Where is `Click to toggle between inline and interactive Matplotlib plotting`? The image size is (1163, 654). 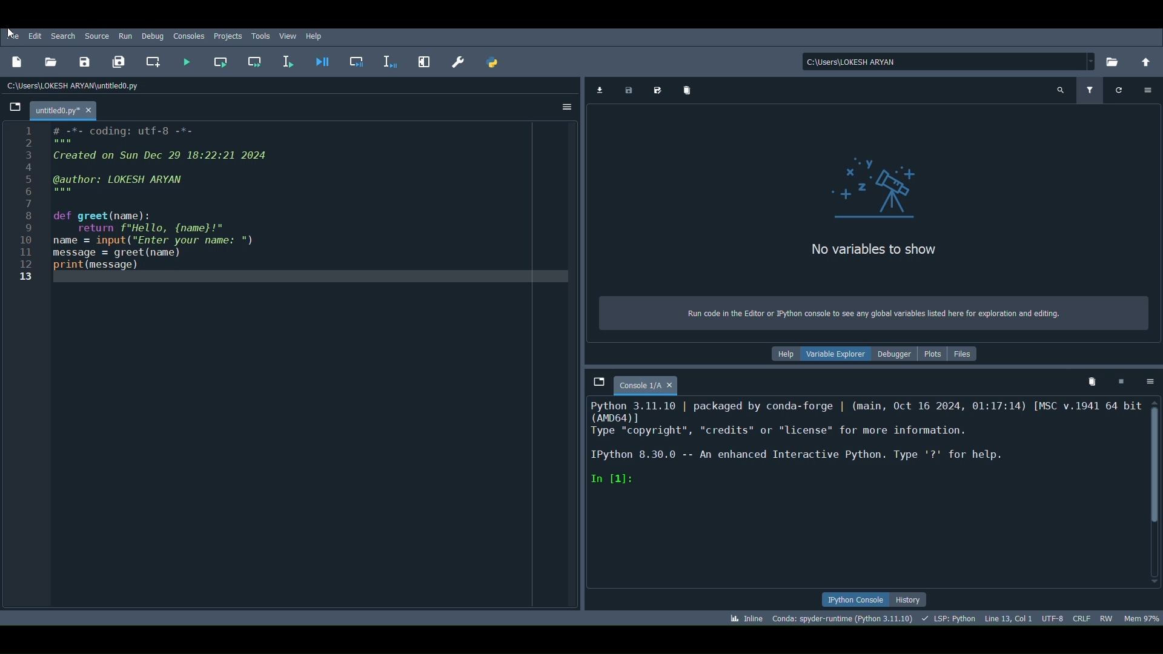
Click to toggle between inline and interactive Matplotlib plotting is located at coordinates (746, 618).